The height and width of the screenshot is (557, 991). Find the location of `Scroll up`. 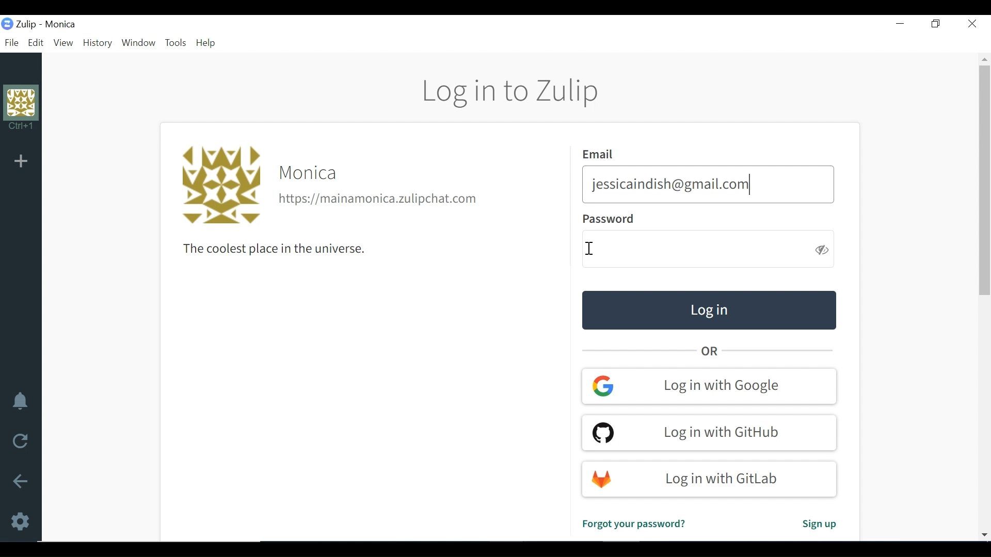

Scroll up is located at coordinates (985, 58).